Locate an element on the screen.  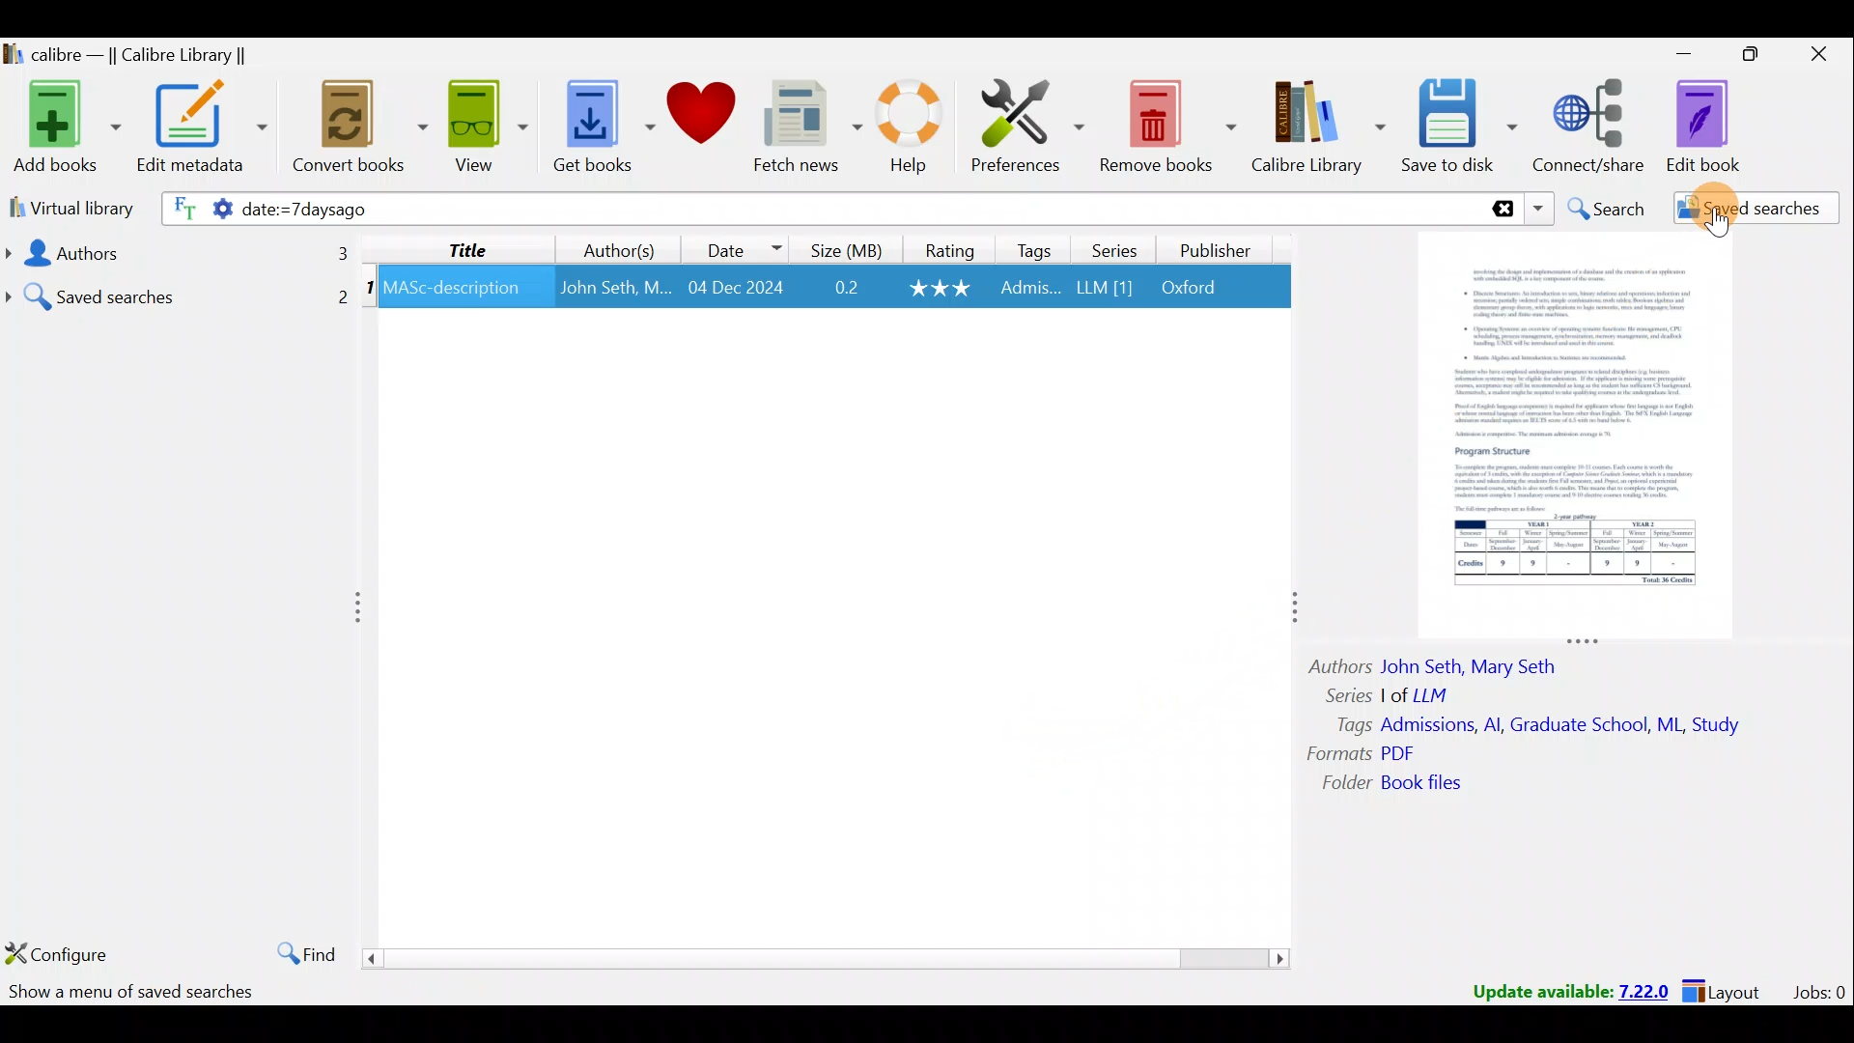
date:=7daysago is located at coordinates (483, 211).